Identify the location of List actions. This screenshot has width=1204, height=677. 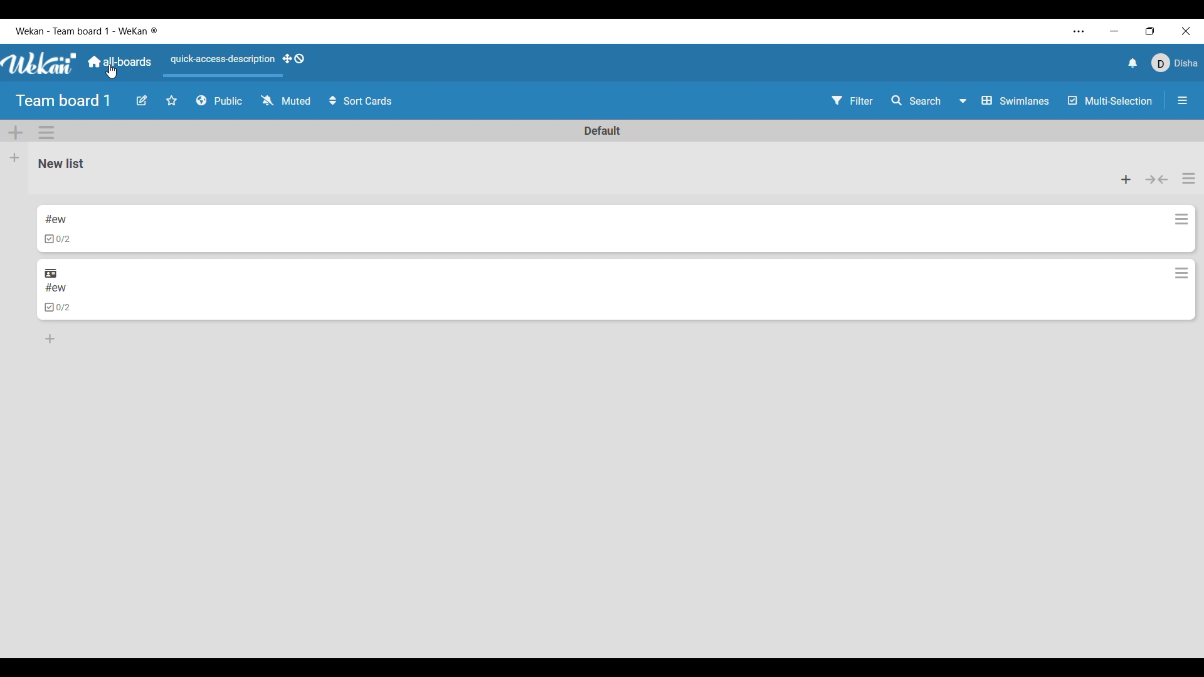
(1188, 179).